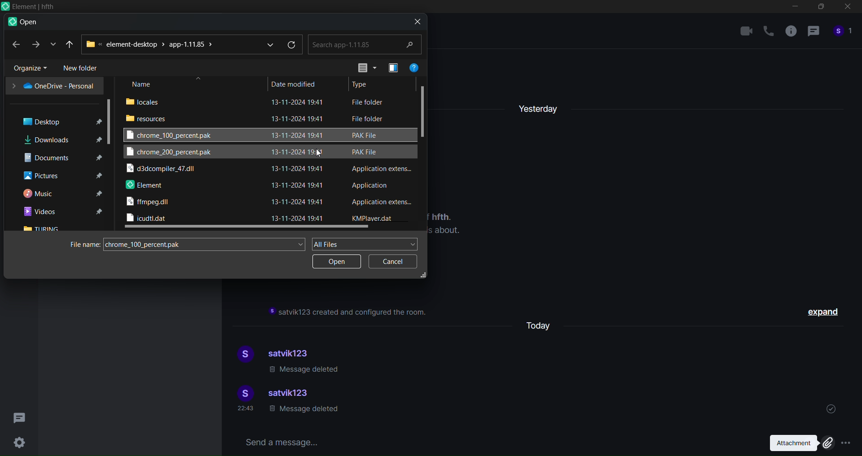  What do you see at coordinates (349, 312) in the screenshot?
I see `instruction` at bounding box center [349, 312].